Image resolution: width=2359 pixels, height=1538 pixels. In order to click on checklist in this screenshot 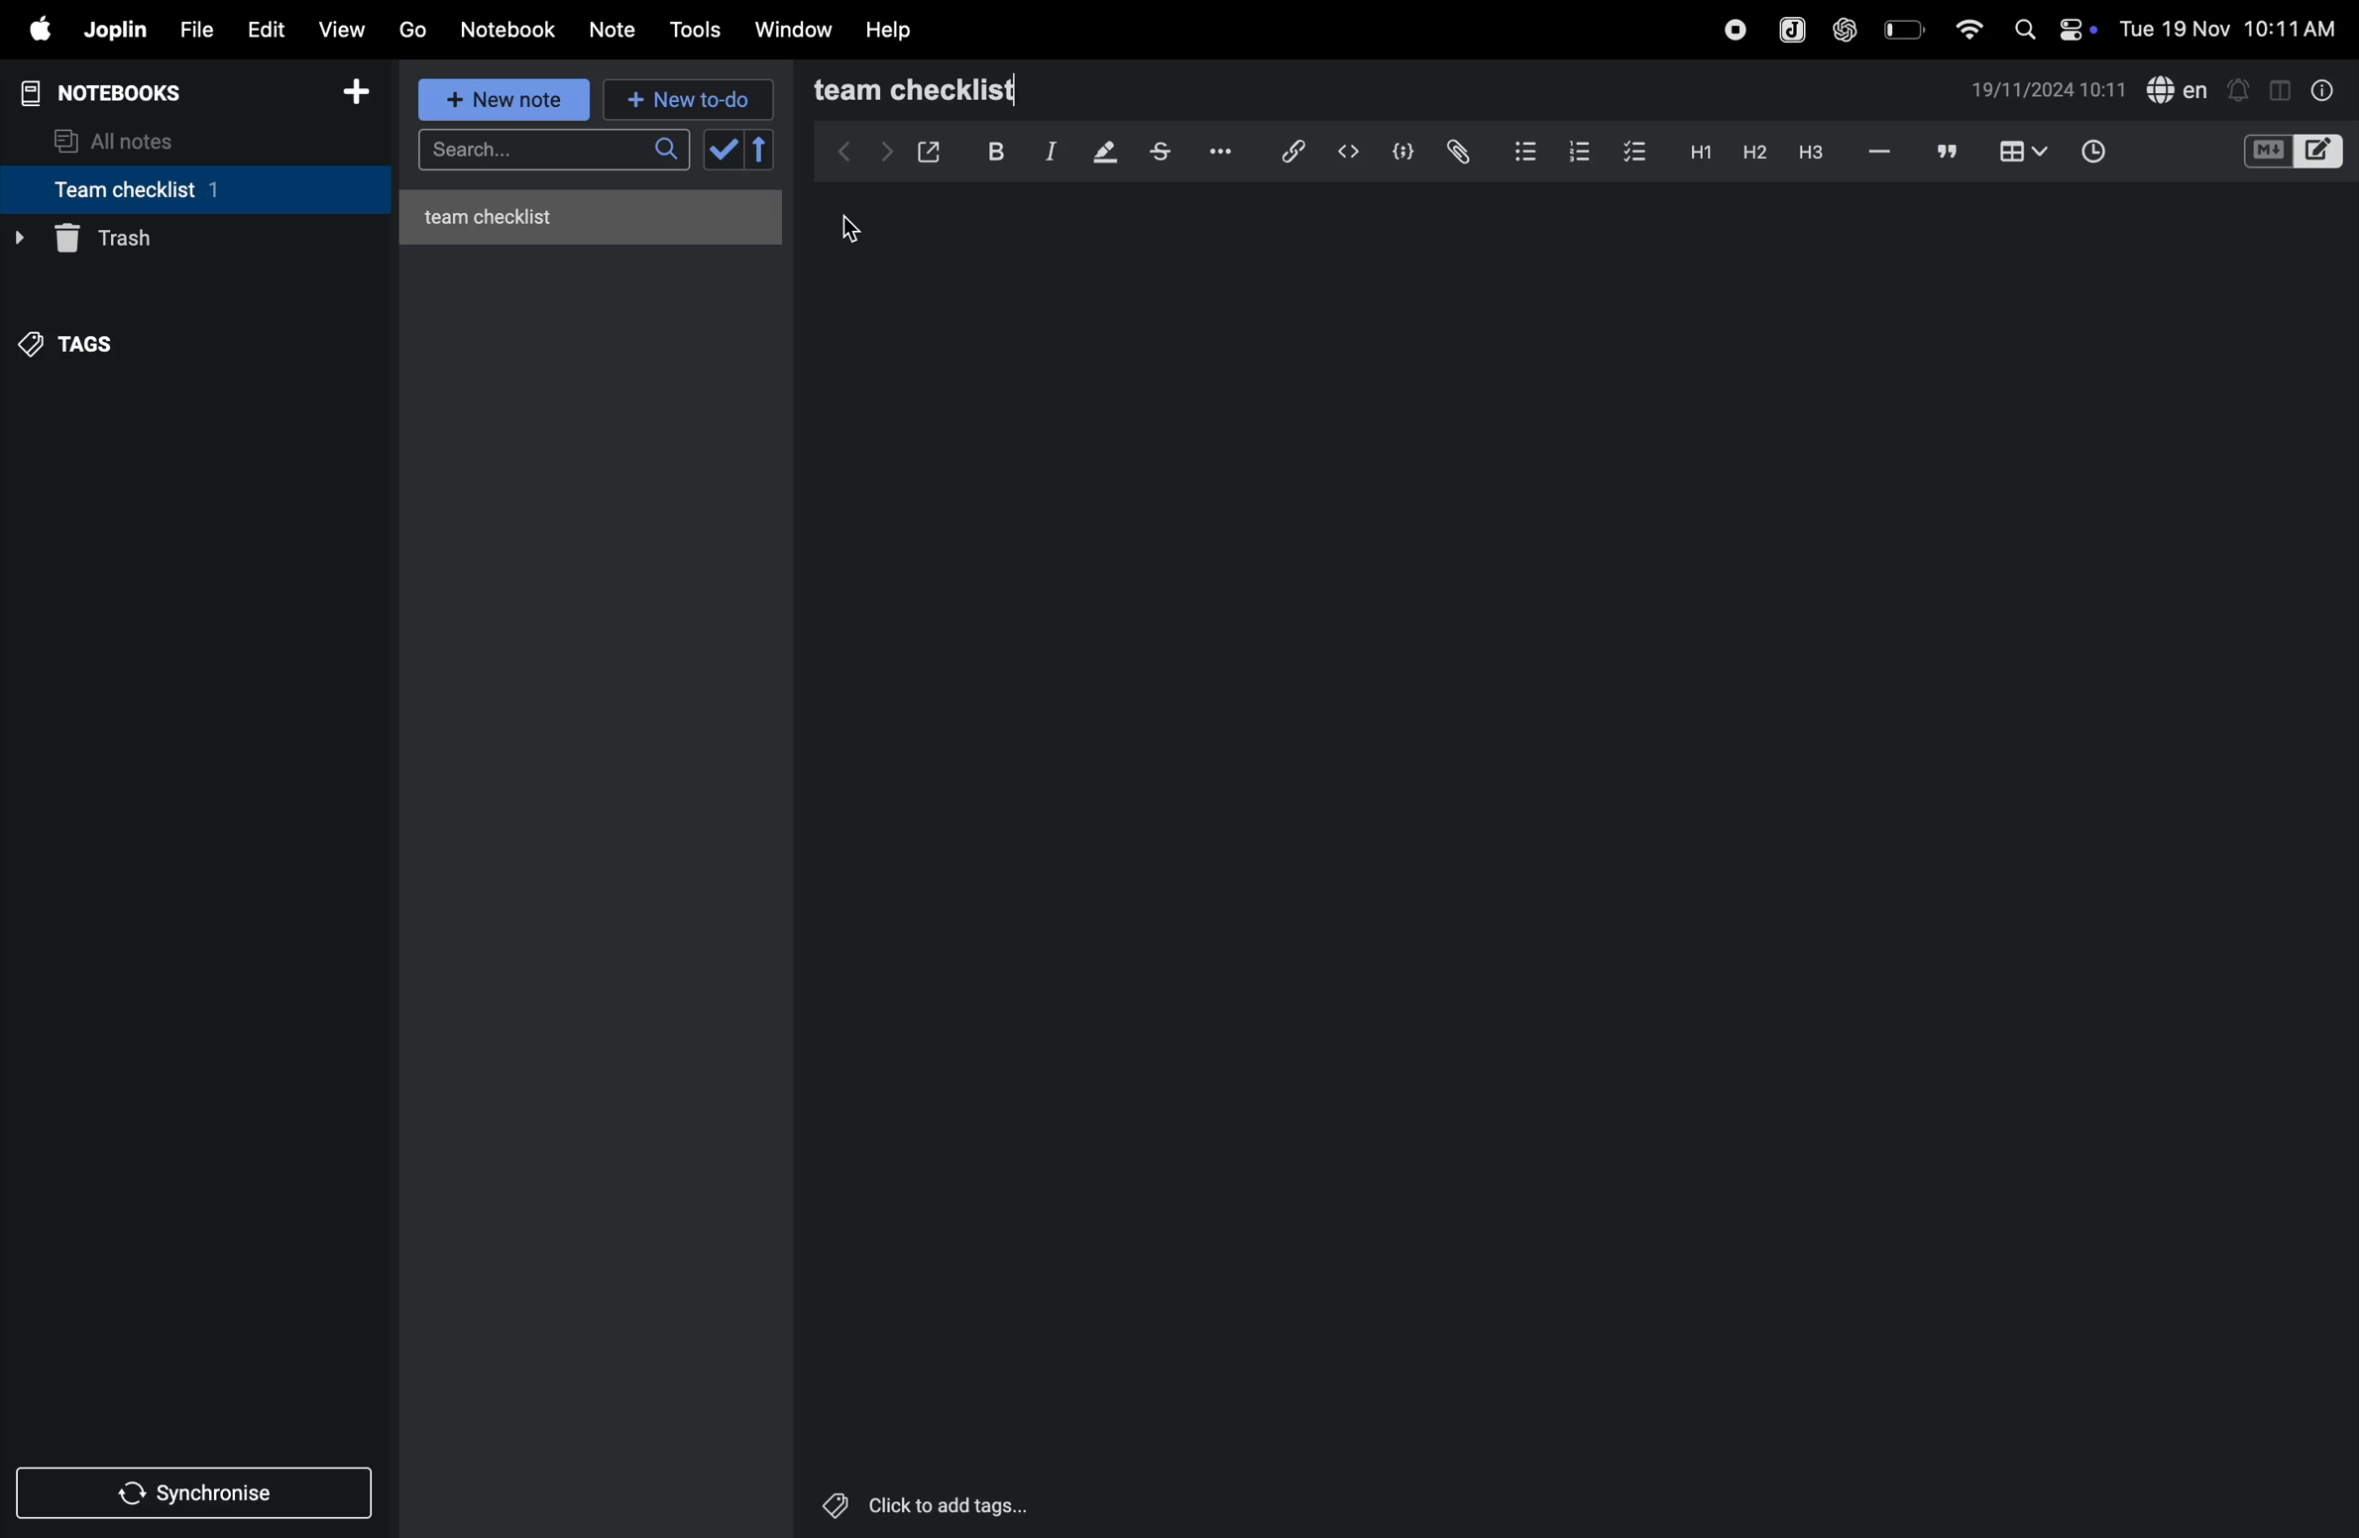, I will do `click(1637, 153)`.